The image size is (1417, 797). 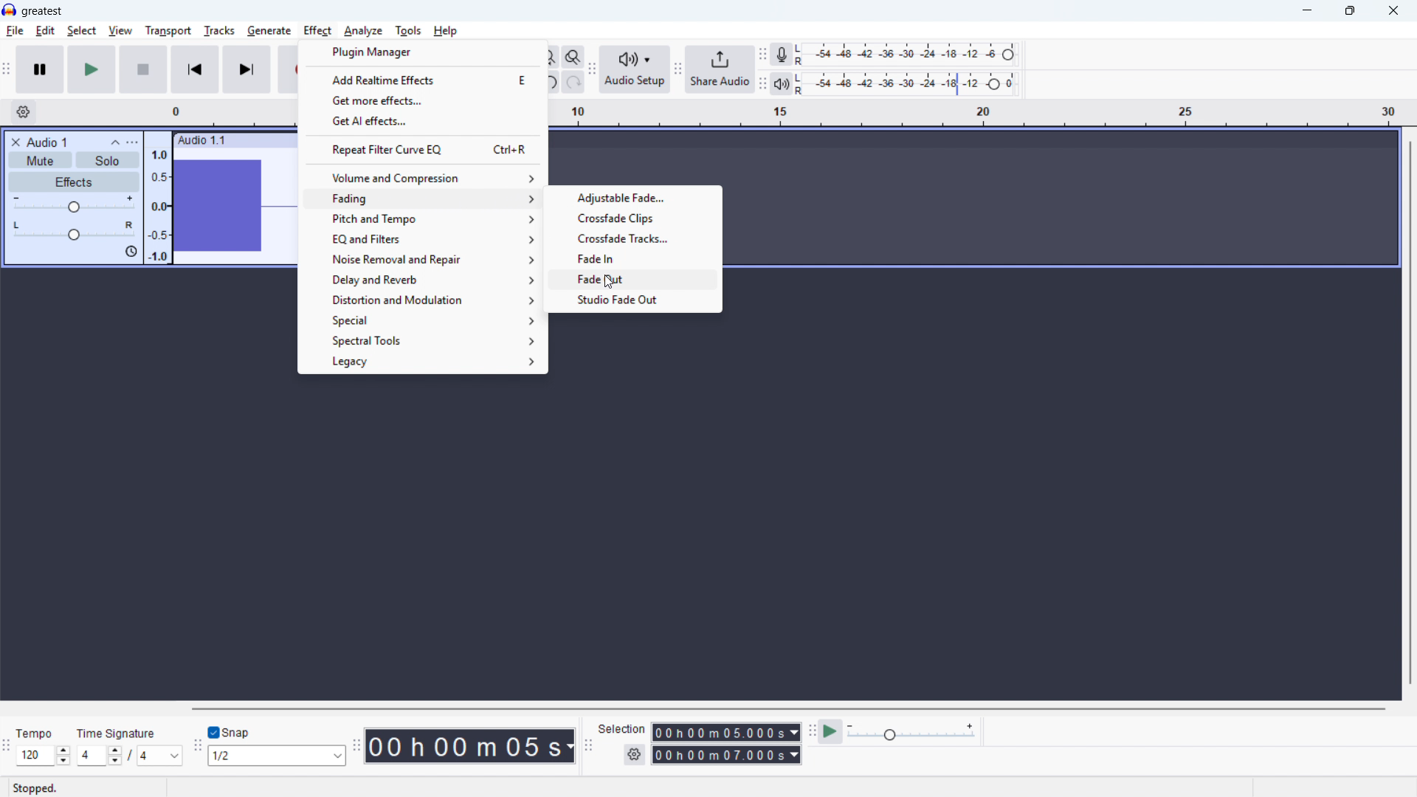 What do you see at coordinates (781, 55) in the screenshot?
I see `Recording metre ` at bounding box center [781, 55].